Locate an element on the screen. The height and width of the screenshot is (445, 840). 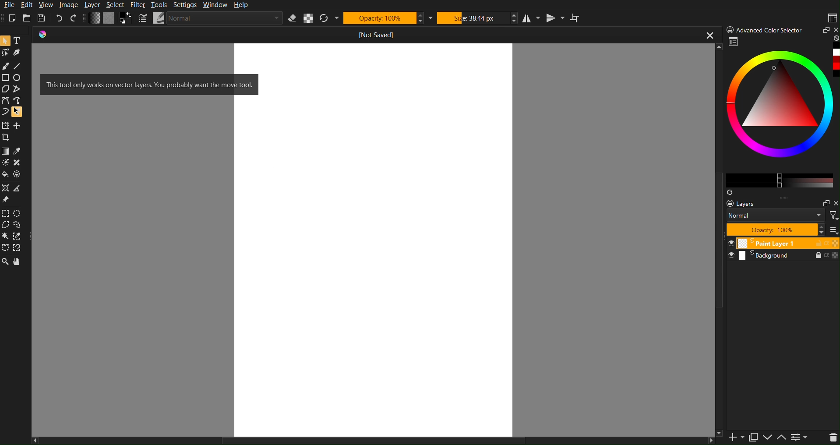
close is located at coordinates (835, 204).